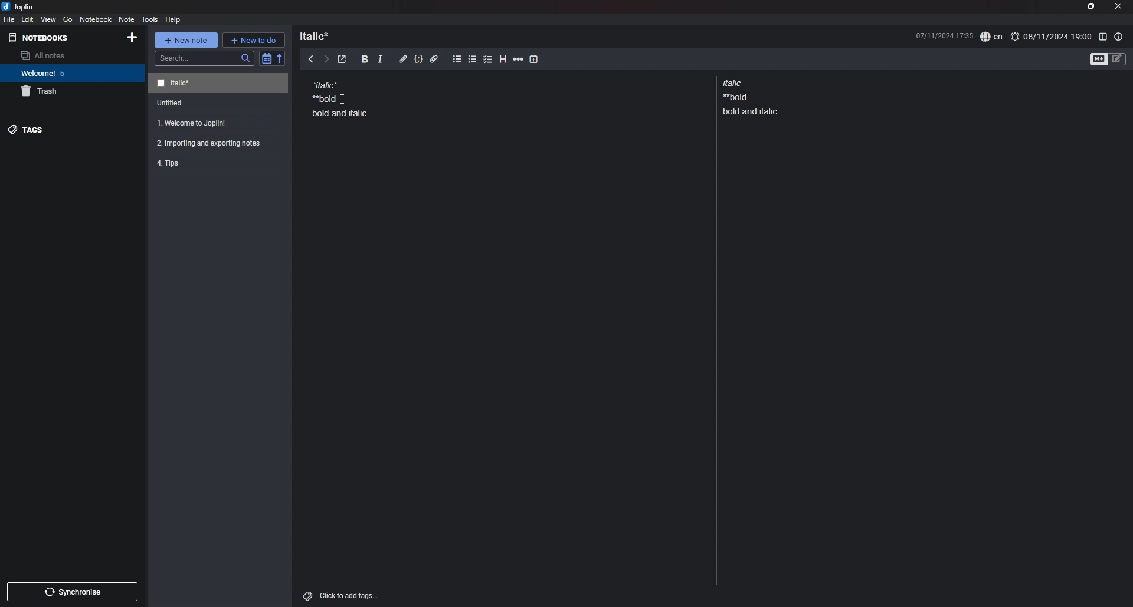  Describe the element at coordinates (253, 39) in the screenshot. I see `new todo` at that location.